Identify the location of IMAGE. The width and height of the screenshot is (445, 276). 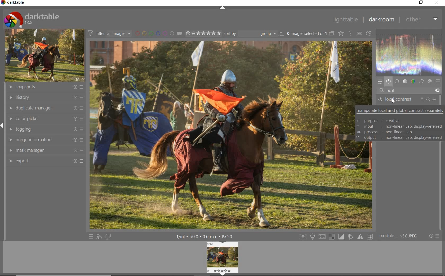
(222, 259).